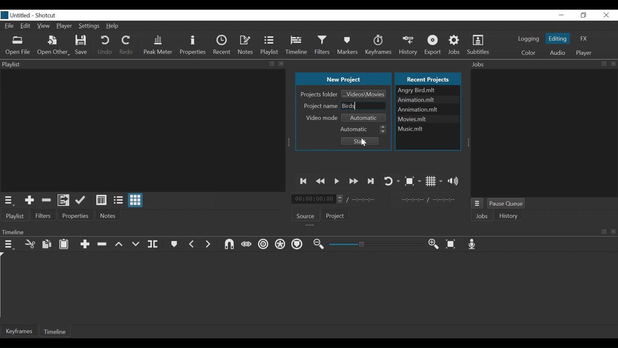 The image size is (618, 348). I want to click on Projects Folder, so click(318, 94).